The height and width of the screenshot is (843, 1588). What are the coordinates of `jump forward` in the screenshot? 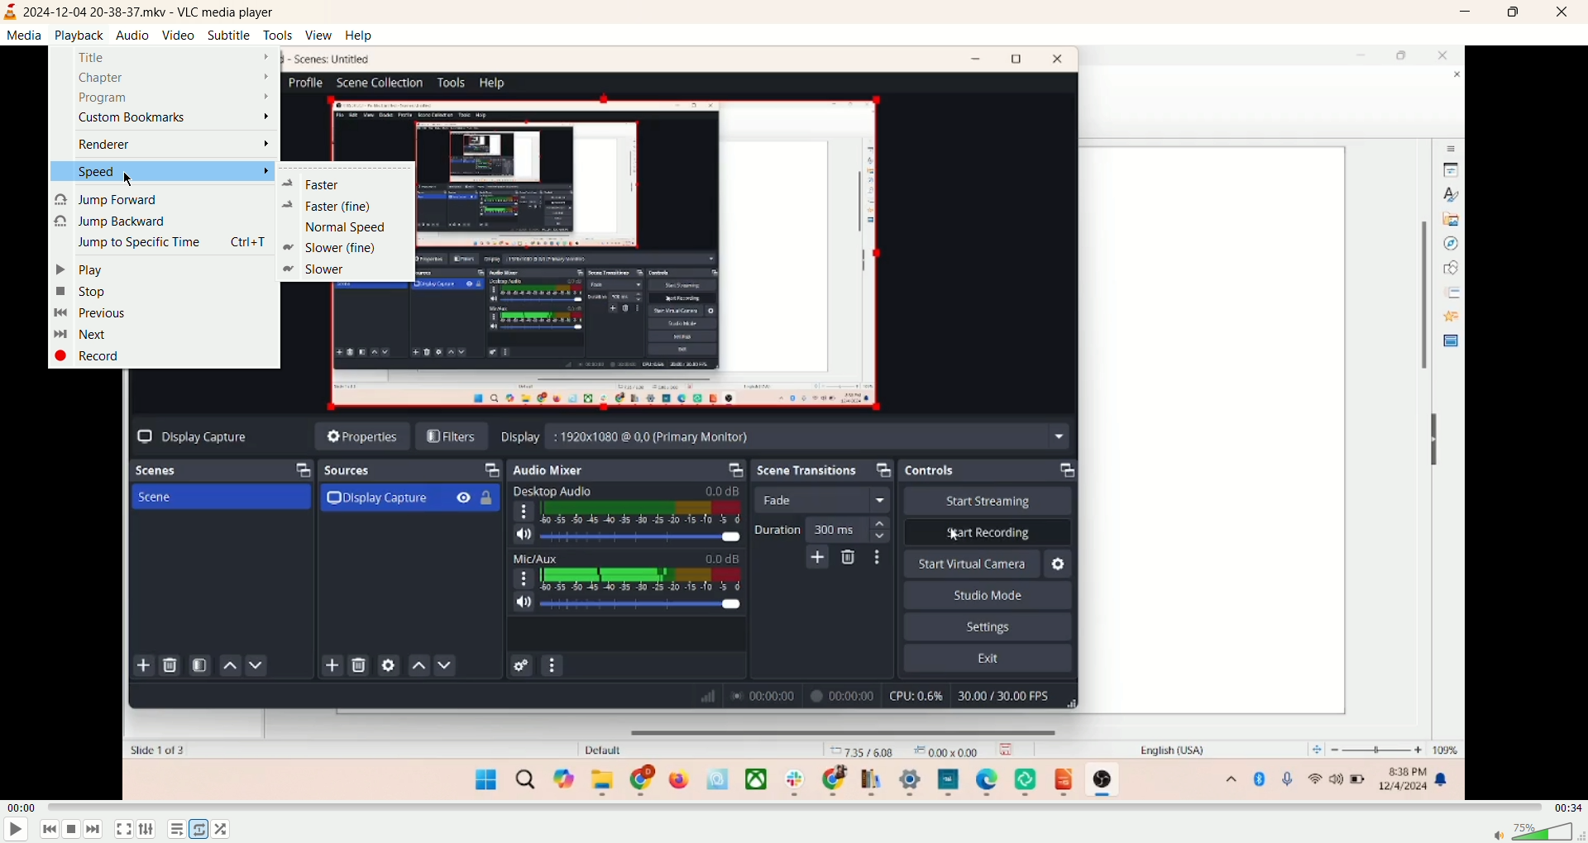 It's located at (108, 200).